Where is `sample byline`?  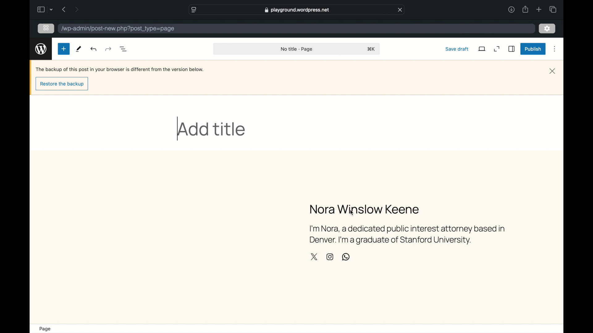
sample byline is located at coordinates (408, 236).